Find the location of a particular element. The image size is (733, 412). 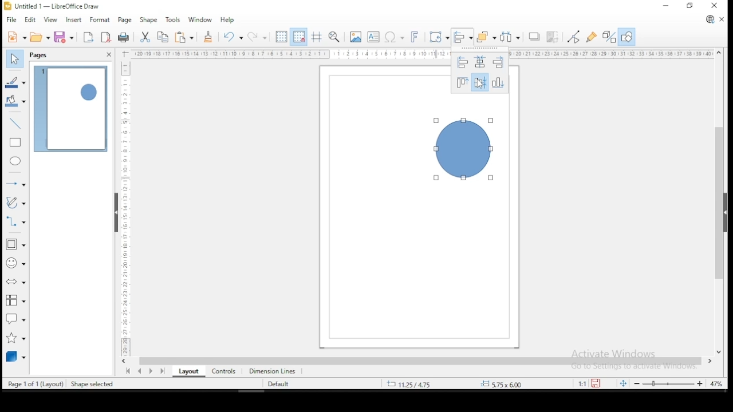

insert text box is located at coordinates (373, 37).